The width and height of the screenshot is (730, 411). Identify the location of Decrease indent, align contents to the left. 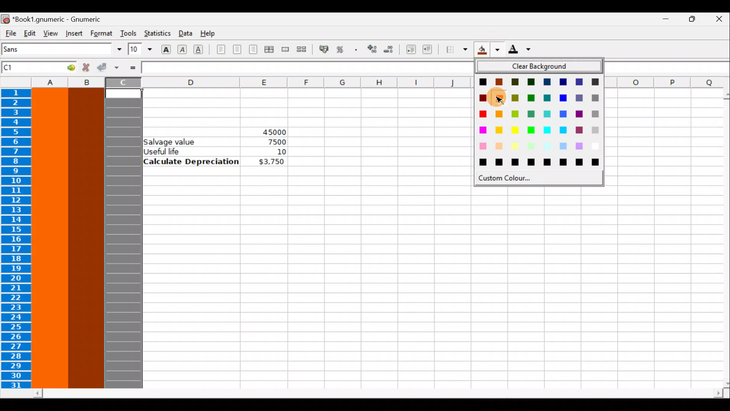
(409, 49).